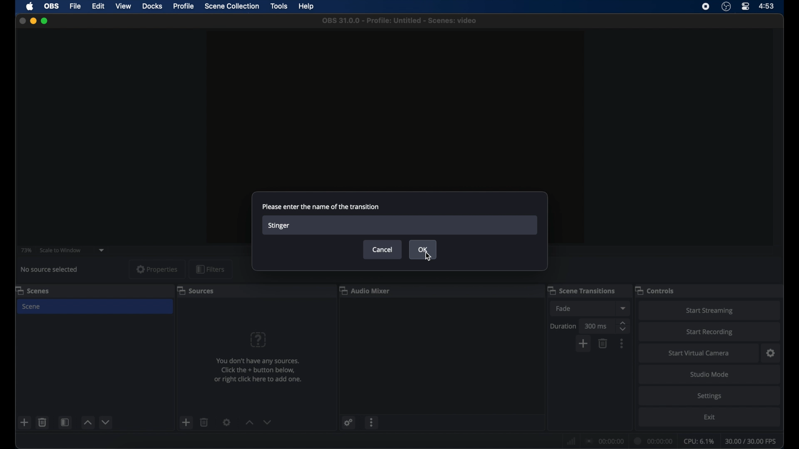 The image size is (799, 449). I want to click on control center, so click(746, 7).